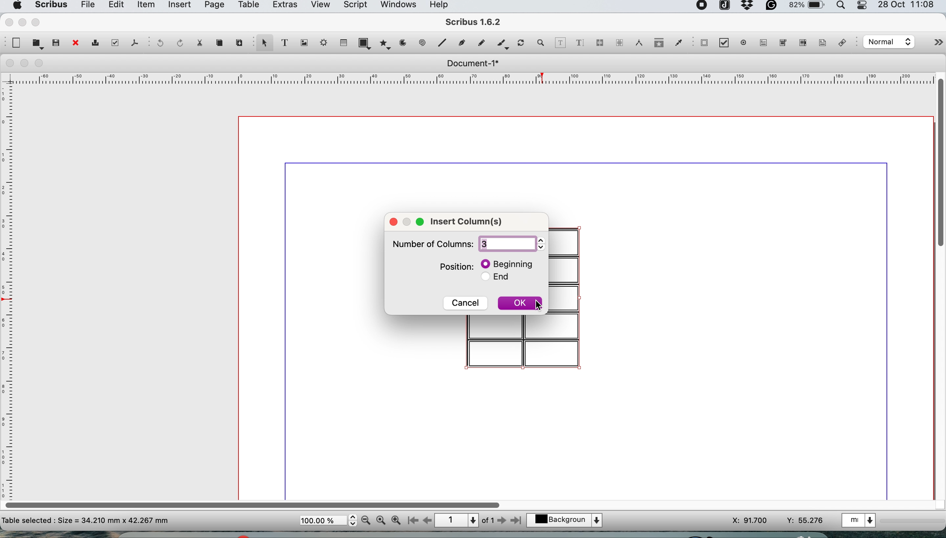 Image resolution: width=946 pixels, height=538 pixels. Describe the element at coordinates (781, 45) in the screenshot. I see `pdf combo box` at that location.